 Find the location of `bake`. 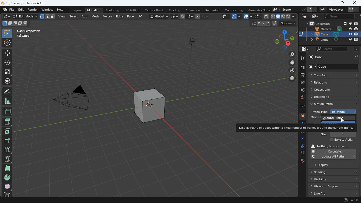

bake is located at coordinates (341, 140).